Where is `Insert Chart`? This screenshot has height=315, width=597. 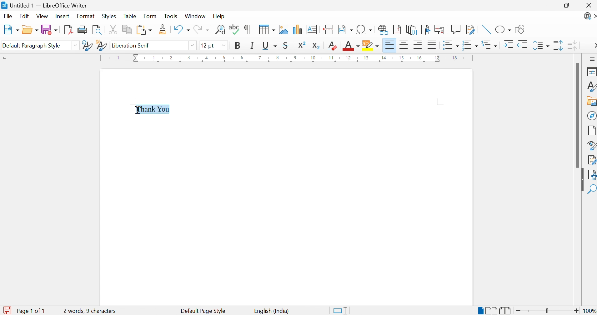 Insert Chart is located at coordinates (297, 29).